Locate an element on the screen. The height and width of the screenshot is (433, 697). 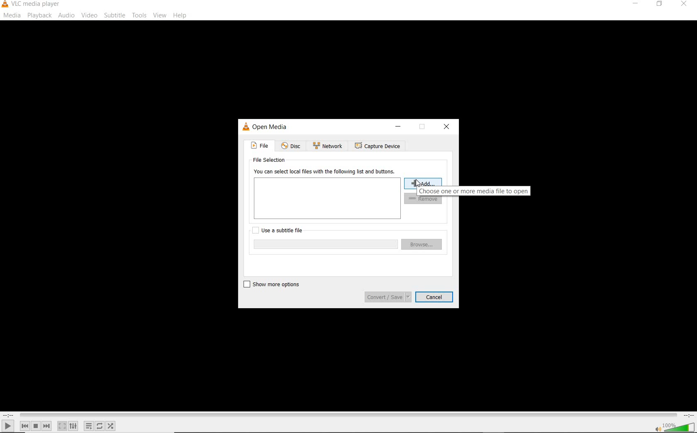
system name is located at coordinates (32, 5).